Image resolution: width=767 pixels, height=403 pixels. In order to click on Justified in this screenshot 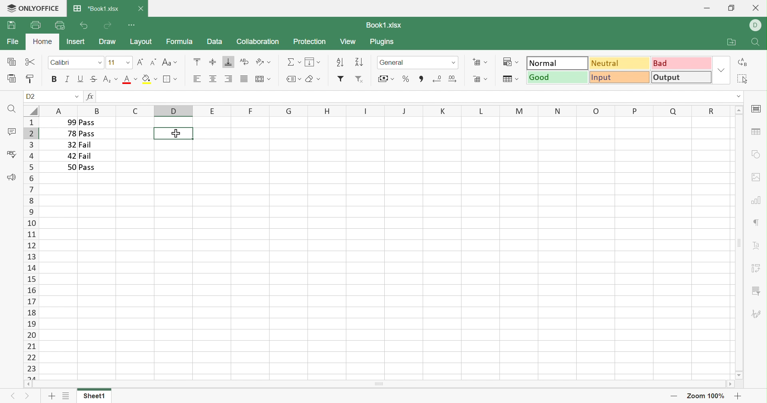, I will do `click(243, 79)`.